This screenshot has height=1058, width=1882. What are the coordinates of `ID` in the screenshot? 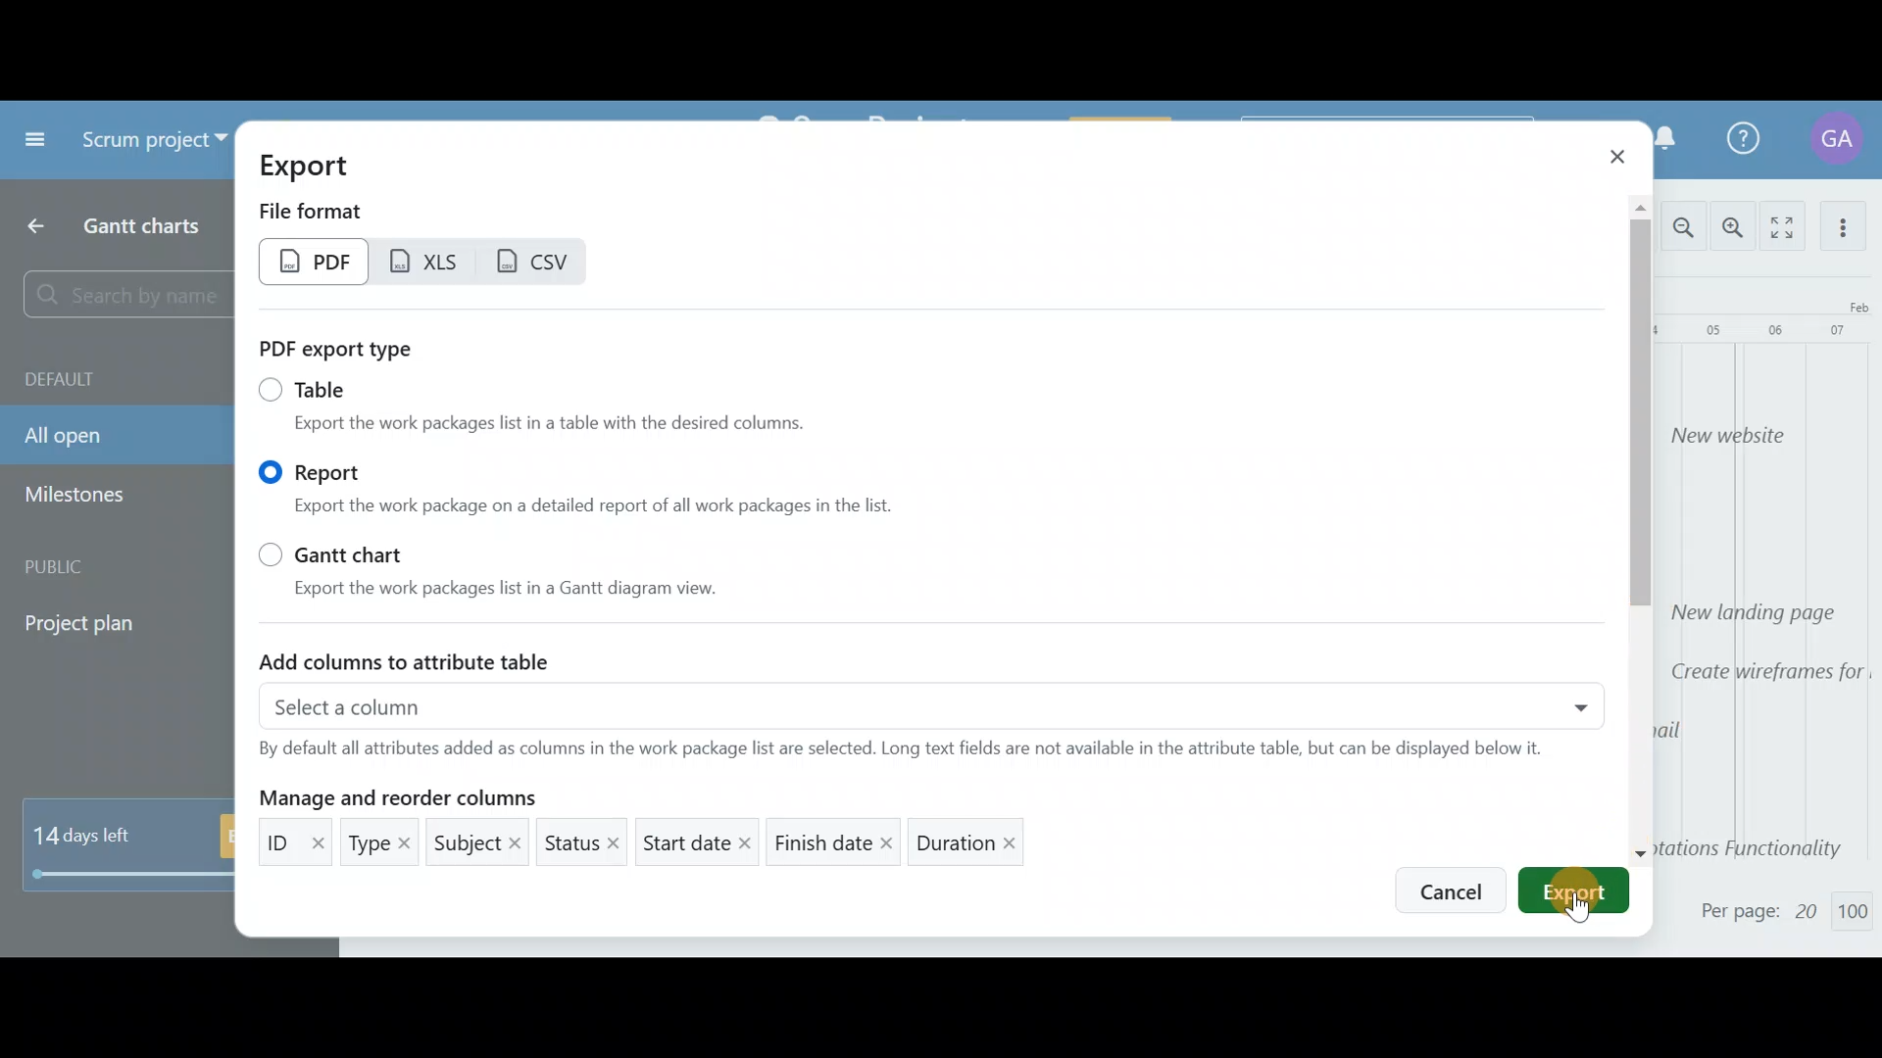 It's located at (296, 844).